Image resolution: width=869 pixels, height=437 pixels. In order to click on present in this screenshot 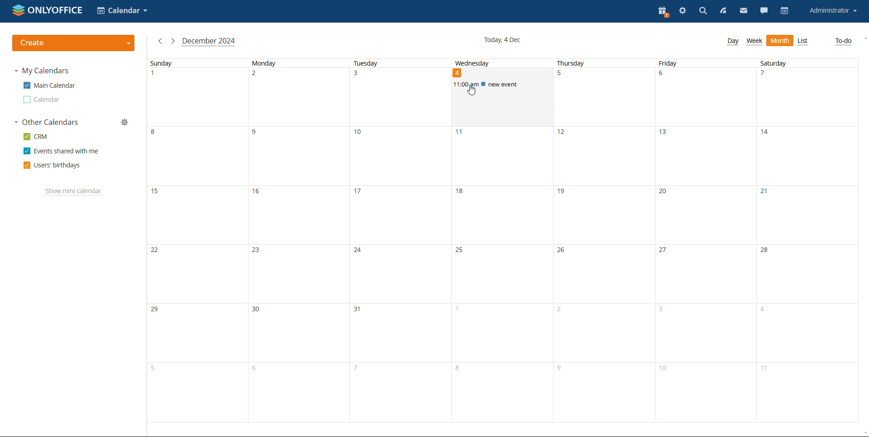, I will do `click(663, 12)`.